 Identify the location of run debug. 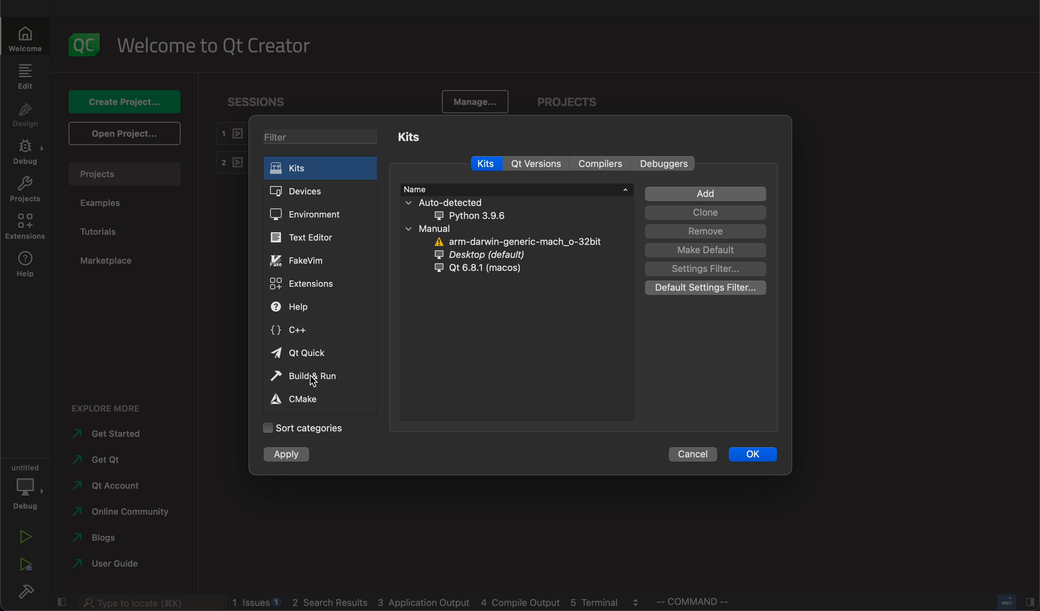
(25, 566).